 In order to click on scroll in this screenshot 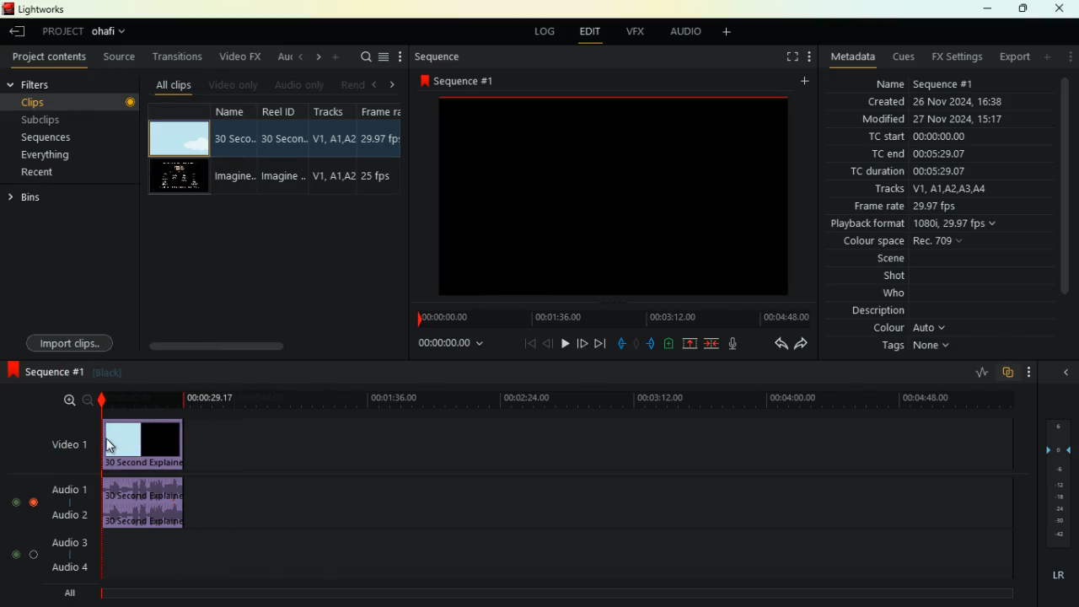, I will do `click(246, 341)`.